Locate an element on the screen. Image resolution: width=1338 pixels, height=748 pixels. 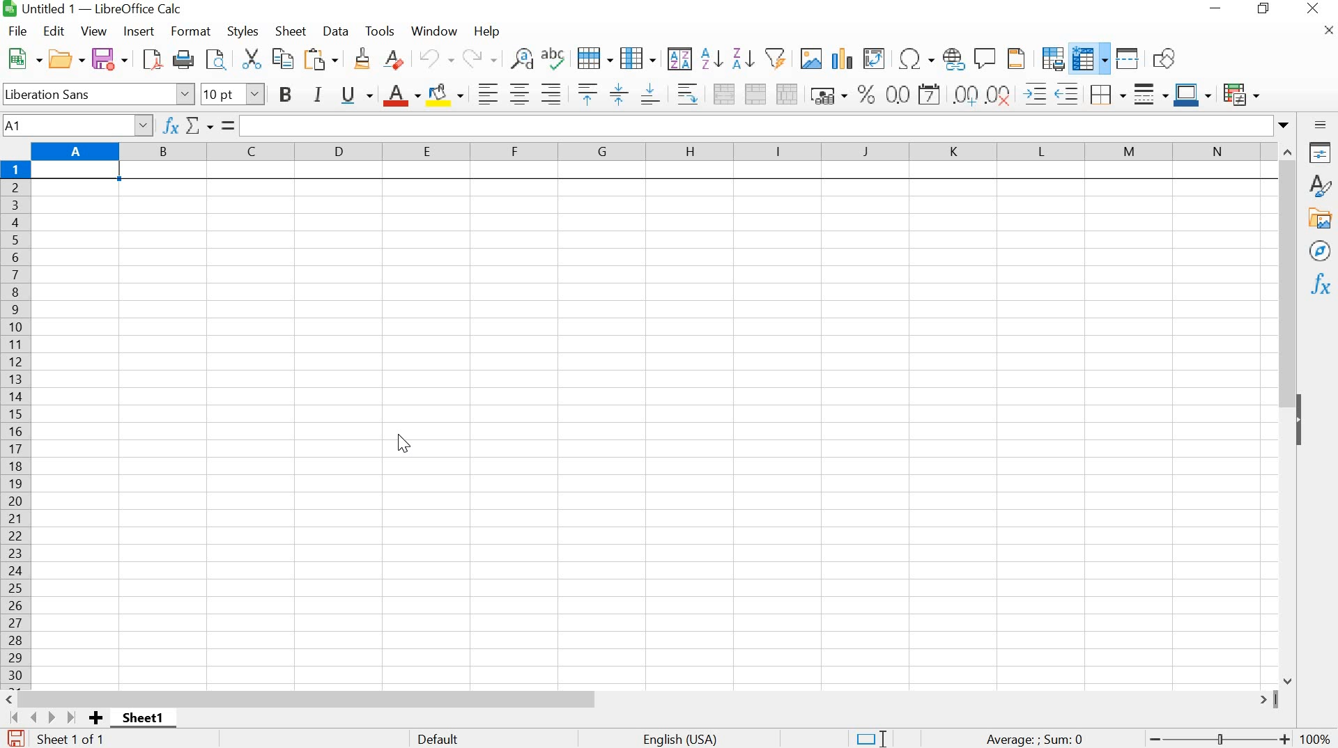
FONT COLOR is located at coordinates (401, 95).